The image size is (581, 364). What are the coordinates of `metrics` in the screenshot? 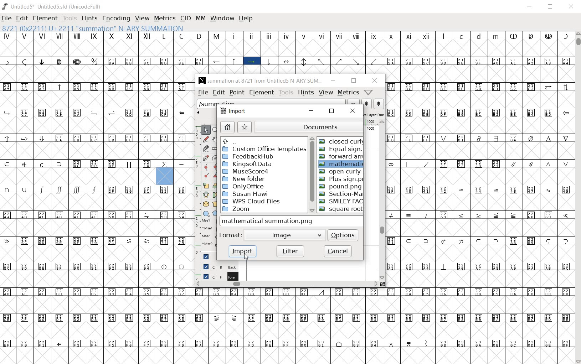 It's located at (347, 93).